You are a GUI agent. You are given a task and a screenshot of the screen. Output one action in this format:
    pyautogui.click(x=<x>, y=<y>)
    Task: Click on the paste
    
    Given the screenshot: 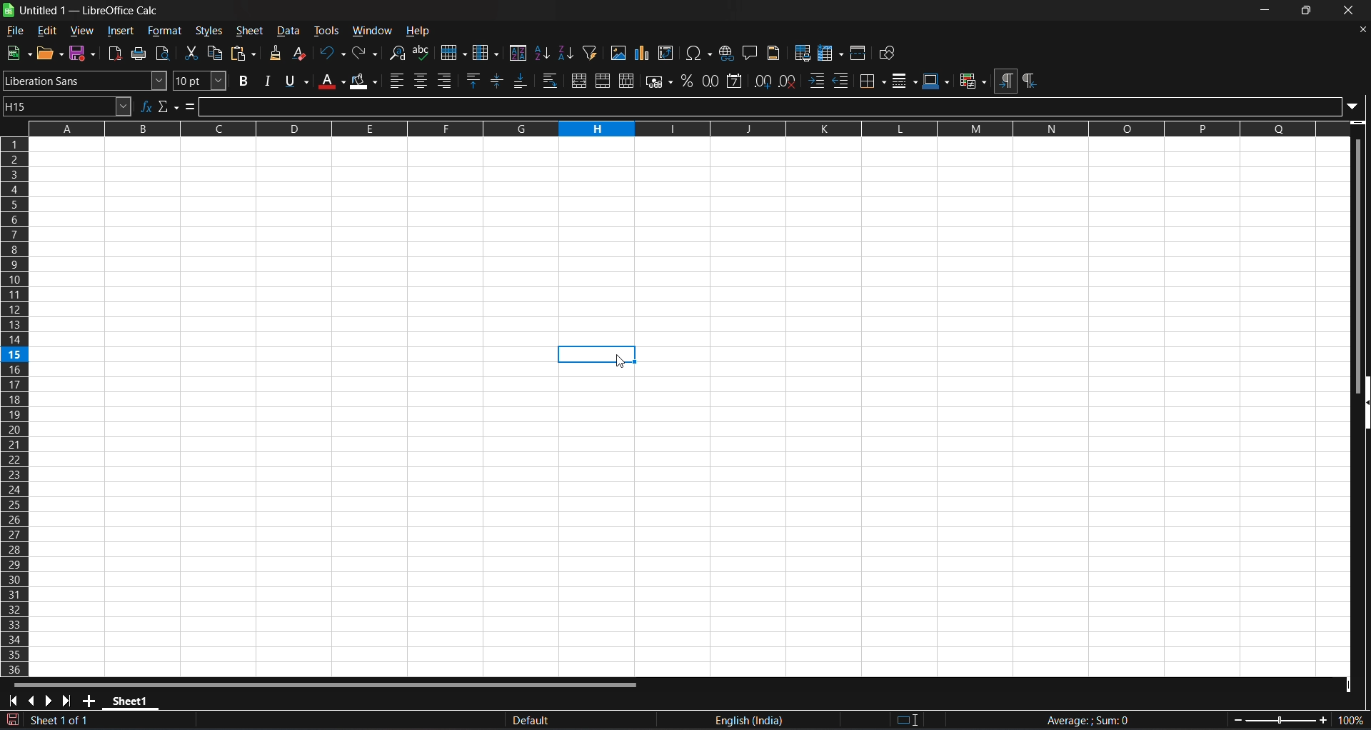 What is the action you would take?
    pyautogui.click(x=243, y=53)
    